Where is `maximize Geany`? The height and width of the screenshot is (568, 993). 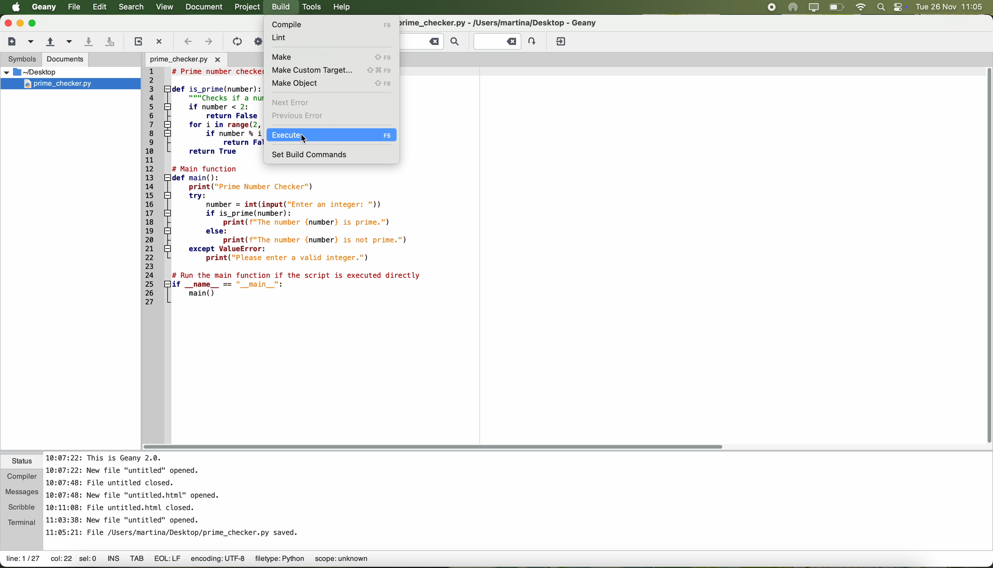
maximize Geany is located at coordinates (35, 23).